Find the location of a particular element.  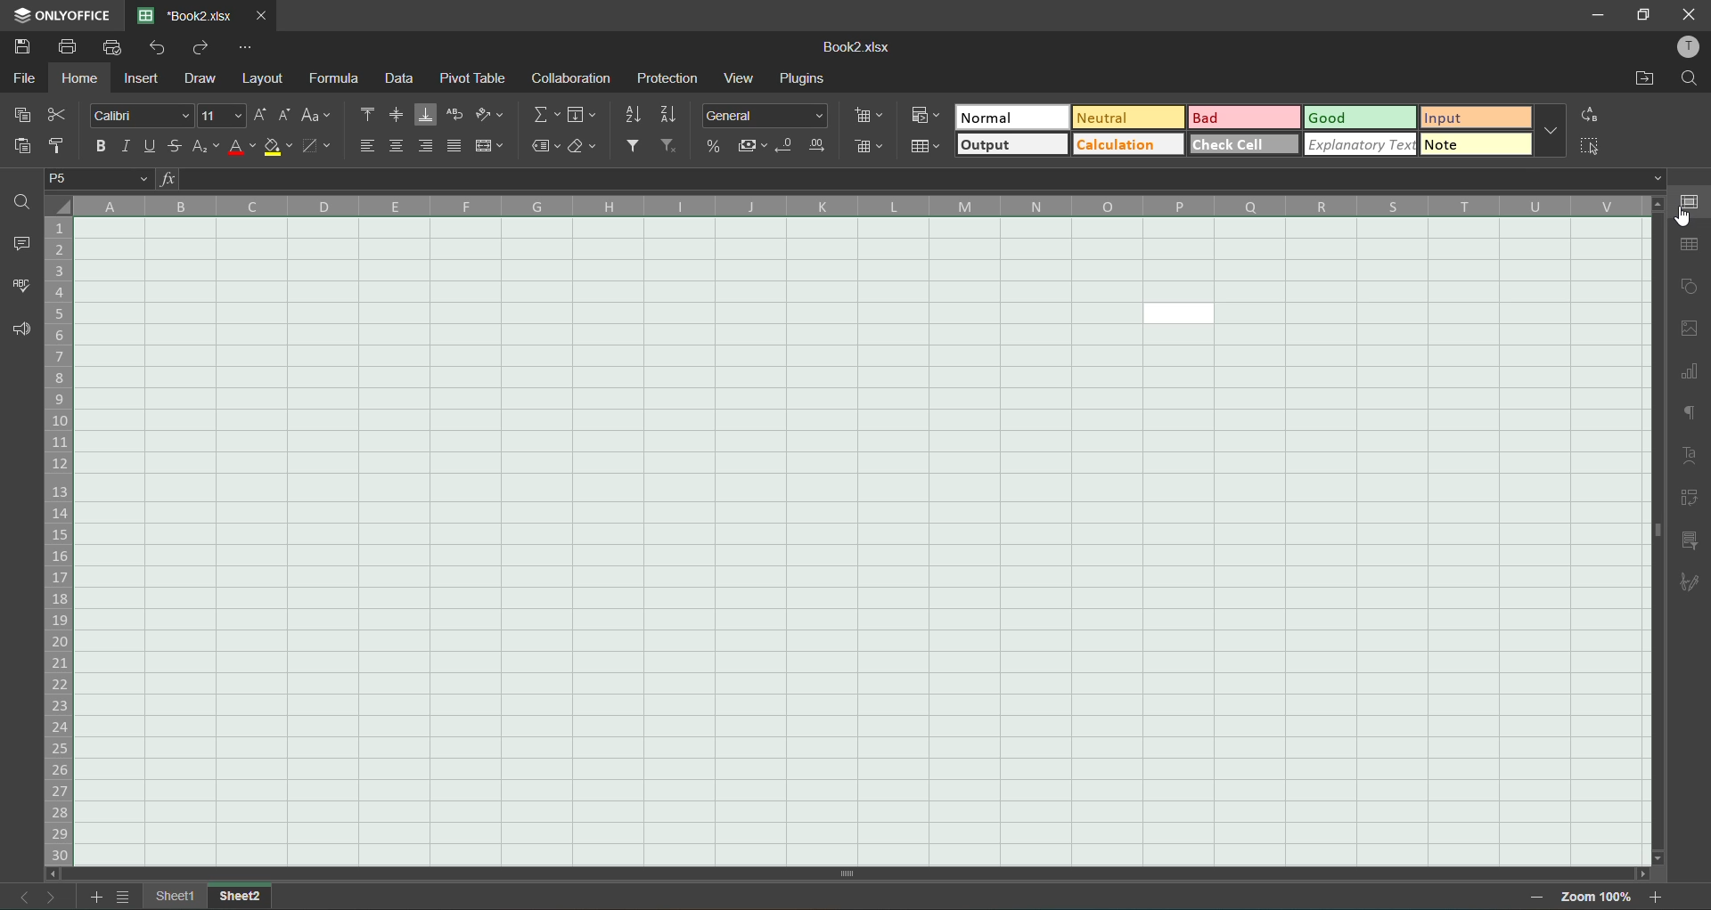

number format is located at coordinates (770, 117).